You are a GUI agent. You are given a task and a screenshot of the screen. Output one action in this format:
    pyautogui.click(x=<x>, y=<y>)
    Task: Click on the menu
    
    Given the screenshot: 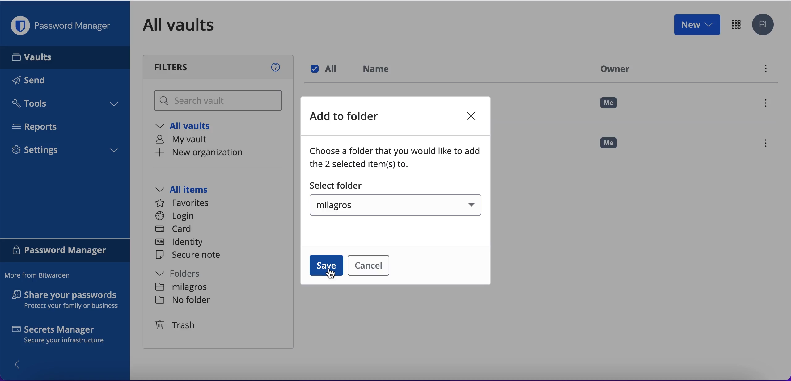 What is the action you would take?
    pyautogui.click(x=768, y=144)
    